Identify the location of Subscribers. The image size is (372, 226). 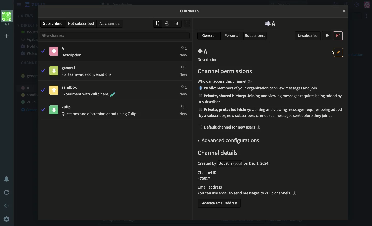
(256, 36).